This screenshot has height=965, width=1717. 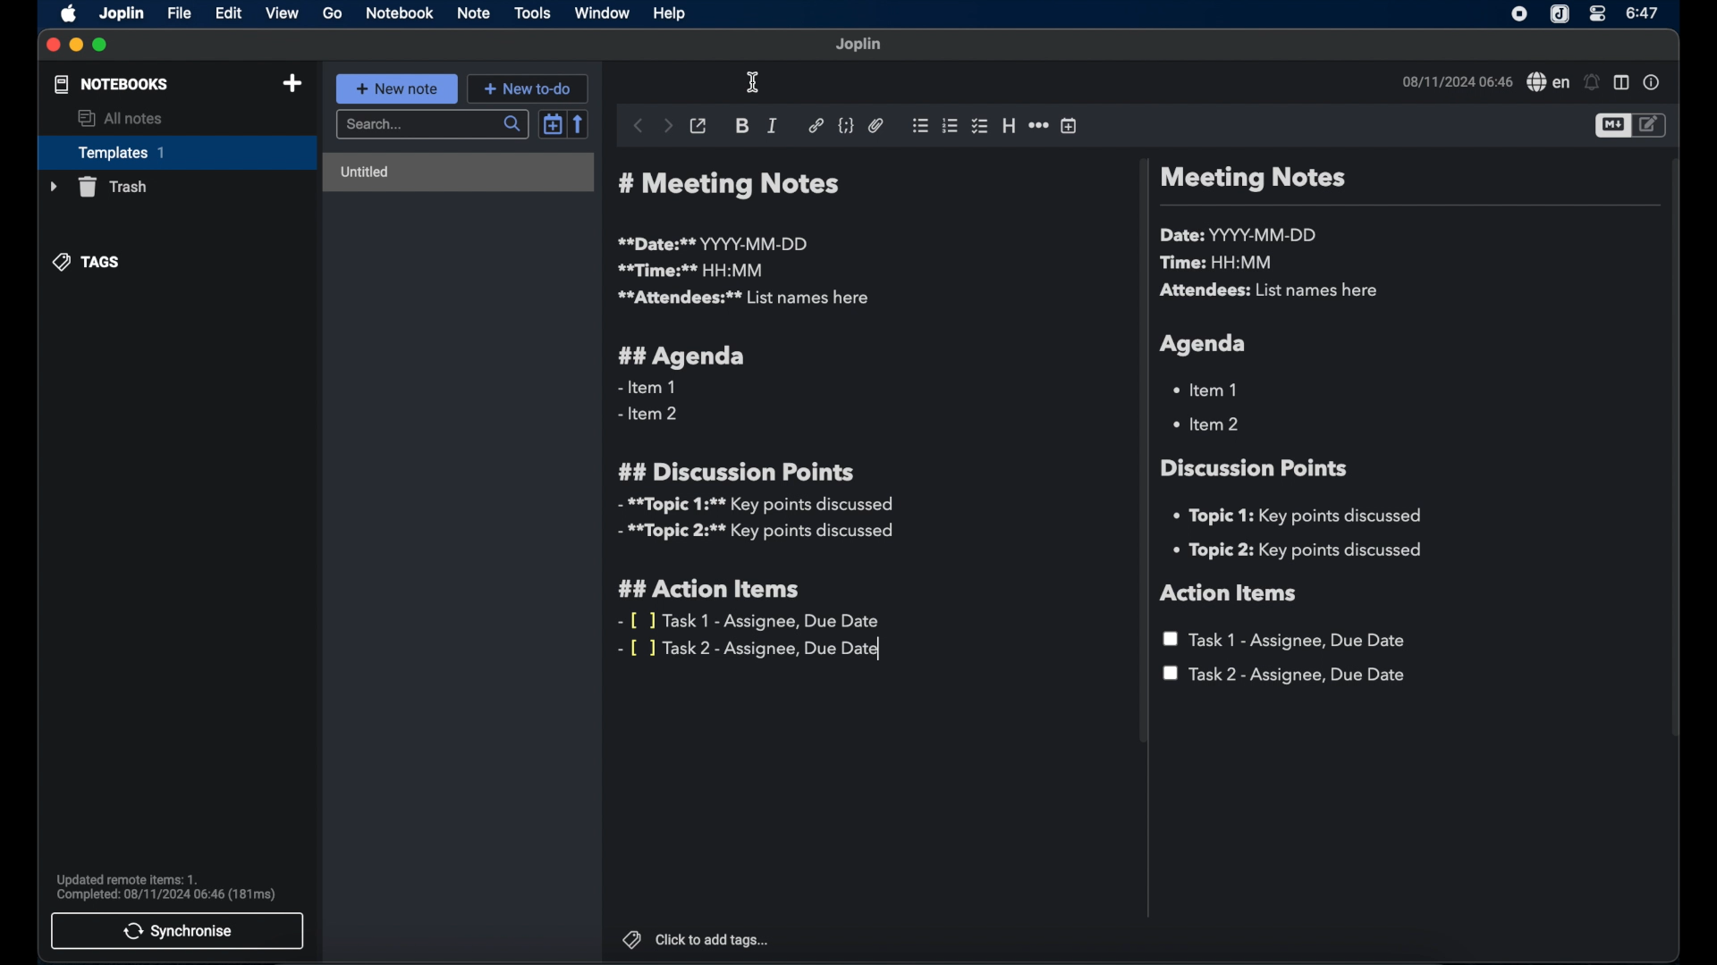 What do you see at coordinates (397, 88) in the screenshot?
I see `new note` at bounding box center [397, 88].